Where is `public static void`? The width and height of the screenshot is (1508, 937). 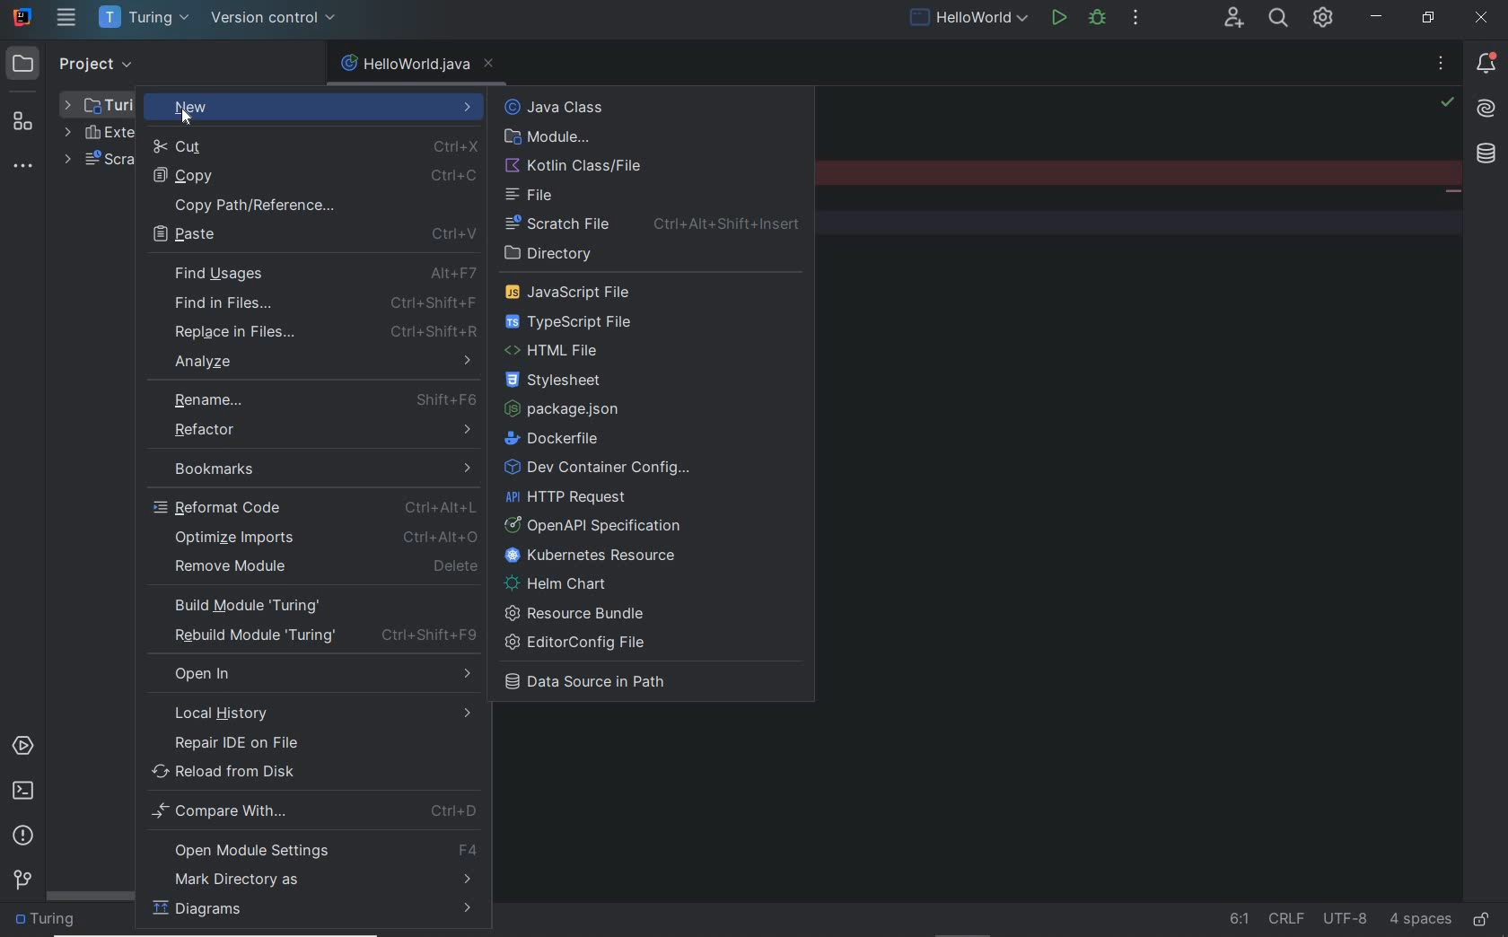
public static void is located at coordinates (1452, 193).